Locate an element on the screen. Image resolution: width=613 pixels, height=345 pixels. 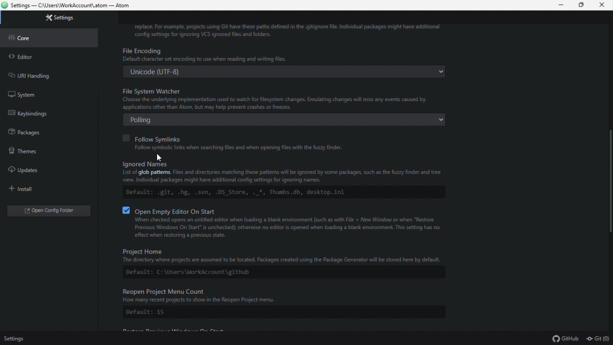
Project Home The directory where projects are assumed to be located. Packages created using the Package Generator will be stored here by default. is located at coordinates (280, 255).